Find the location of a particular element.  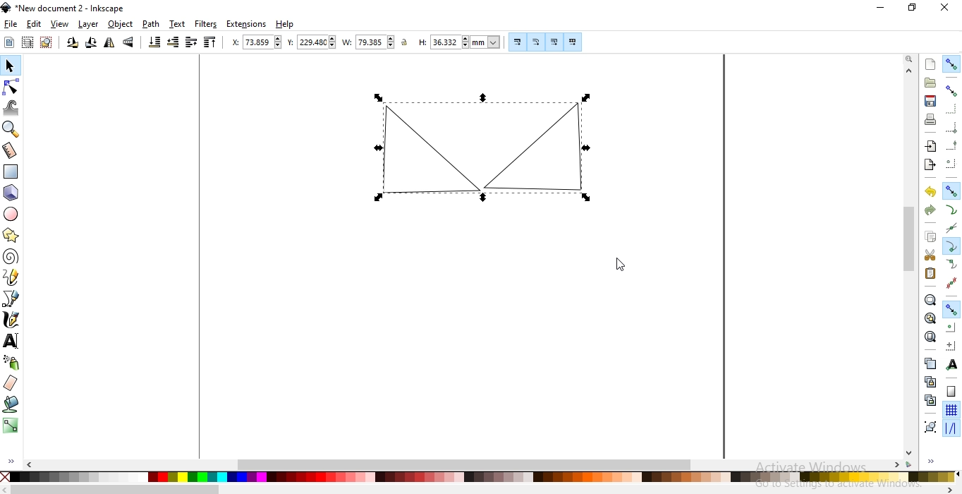

snap to page border is located at coordinates (951, 392).